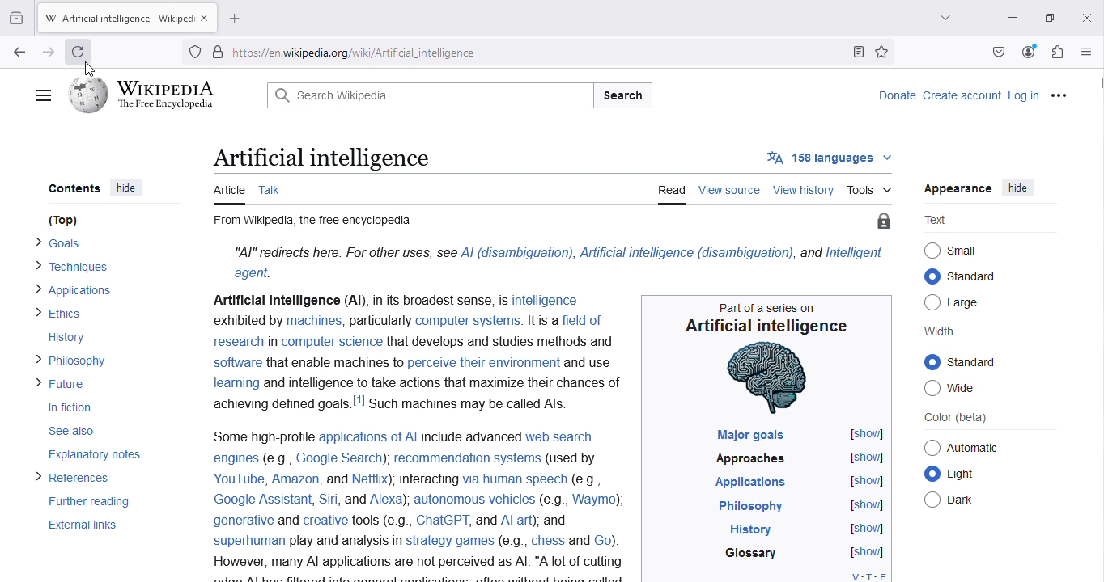 The height and width of the screenshot is (582, 1104). Describe the element at coordinates (232, 479) in the screenshot. I see `YouTube` at that location.